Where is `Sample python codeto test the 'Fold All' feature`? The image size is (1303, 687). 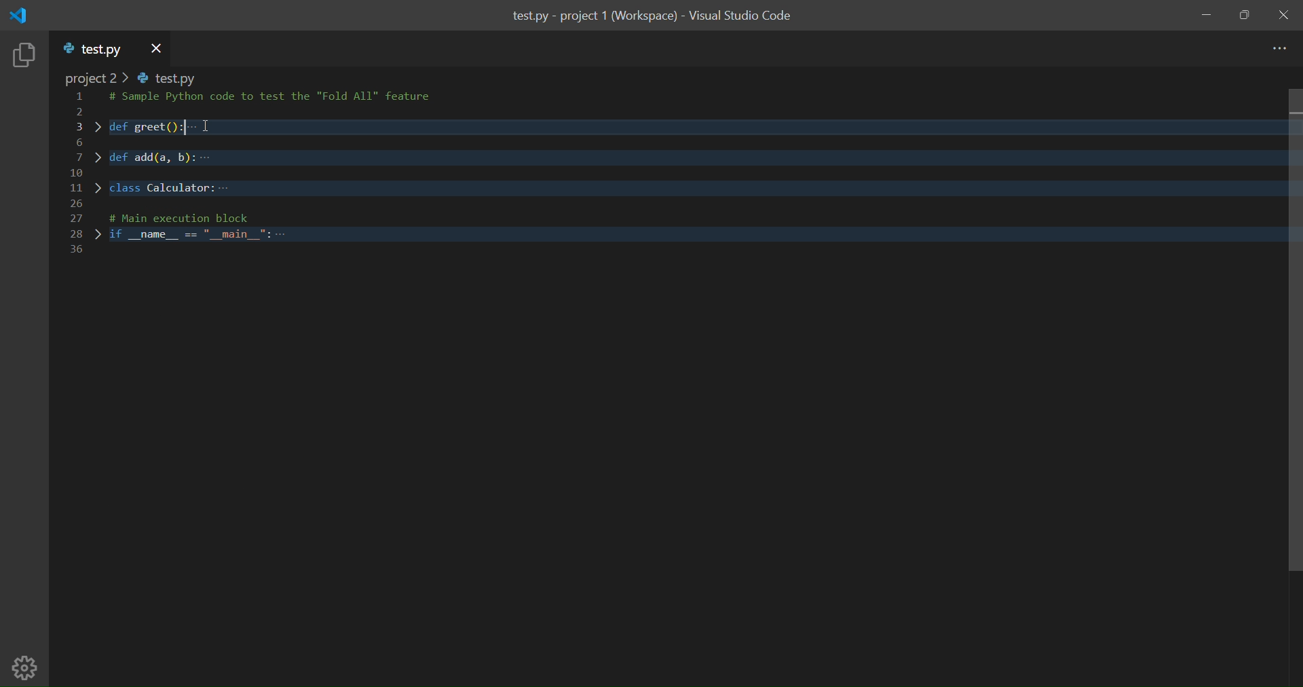 Sample python codeto test the 'Fold All' feature is located at coordinates (276, 98).